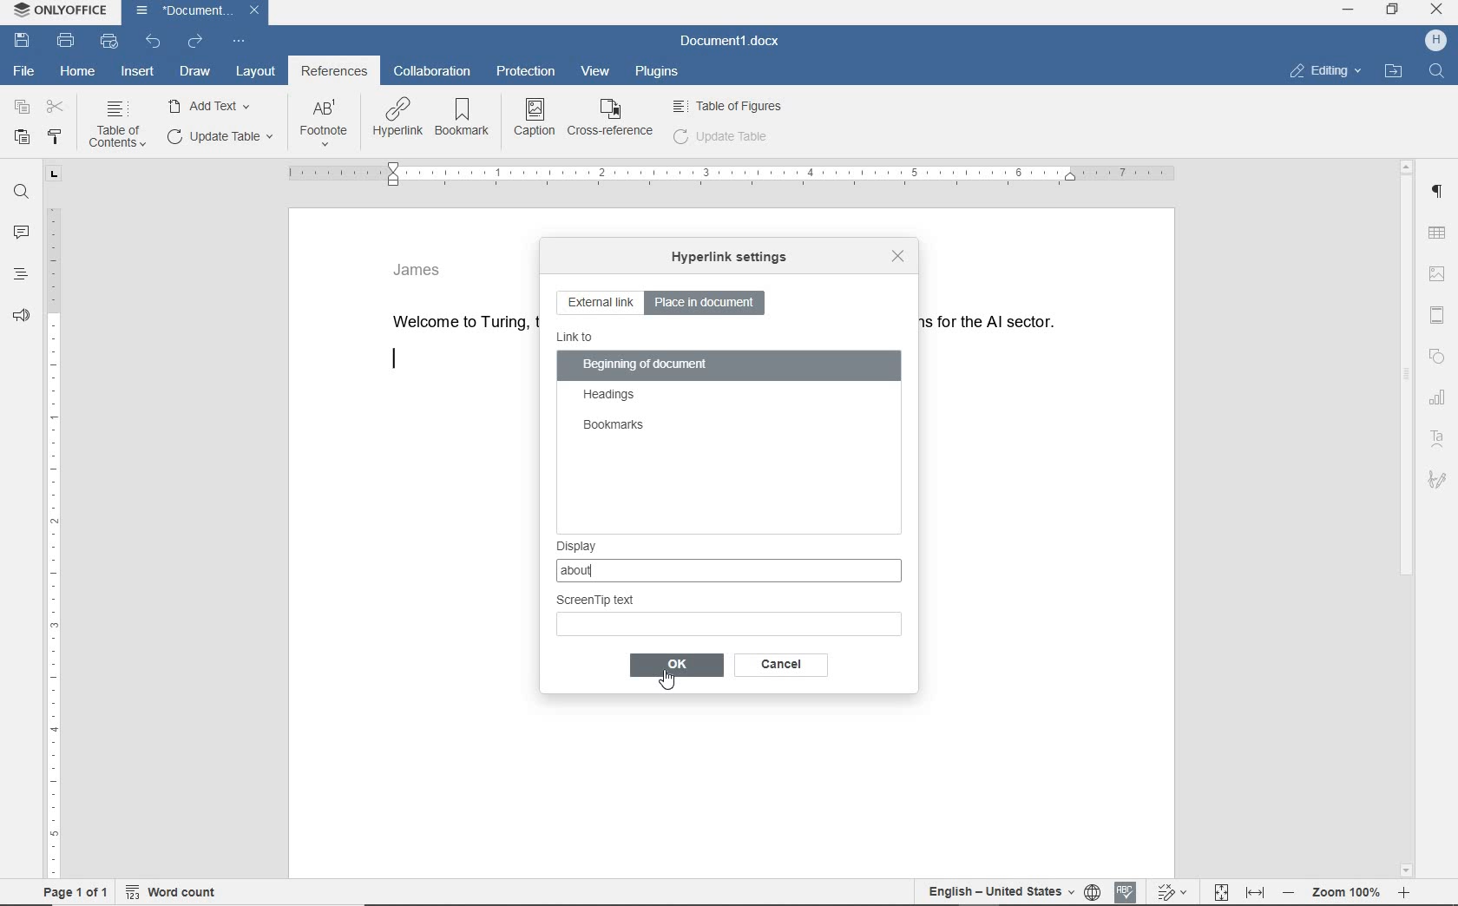 The height and width of the screenshot is (906, 1458). Describe the element at coordinates (600, 304) in the screenshot. I see `external link` at that location.